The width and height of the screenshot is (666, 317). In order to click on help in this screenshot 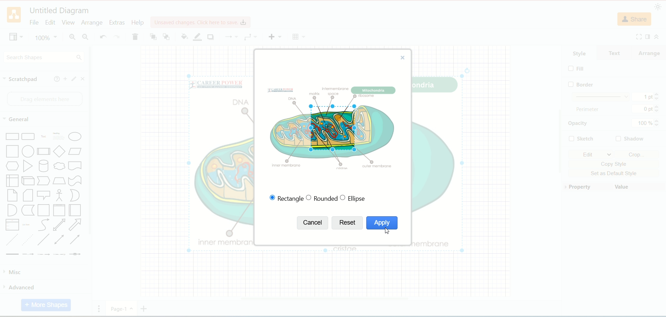, I will do `click(56, 78)`.